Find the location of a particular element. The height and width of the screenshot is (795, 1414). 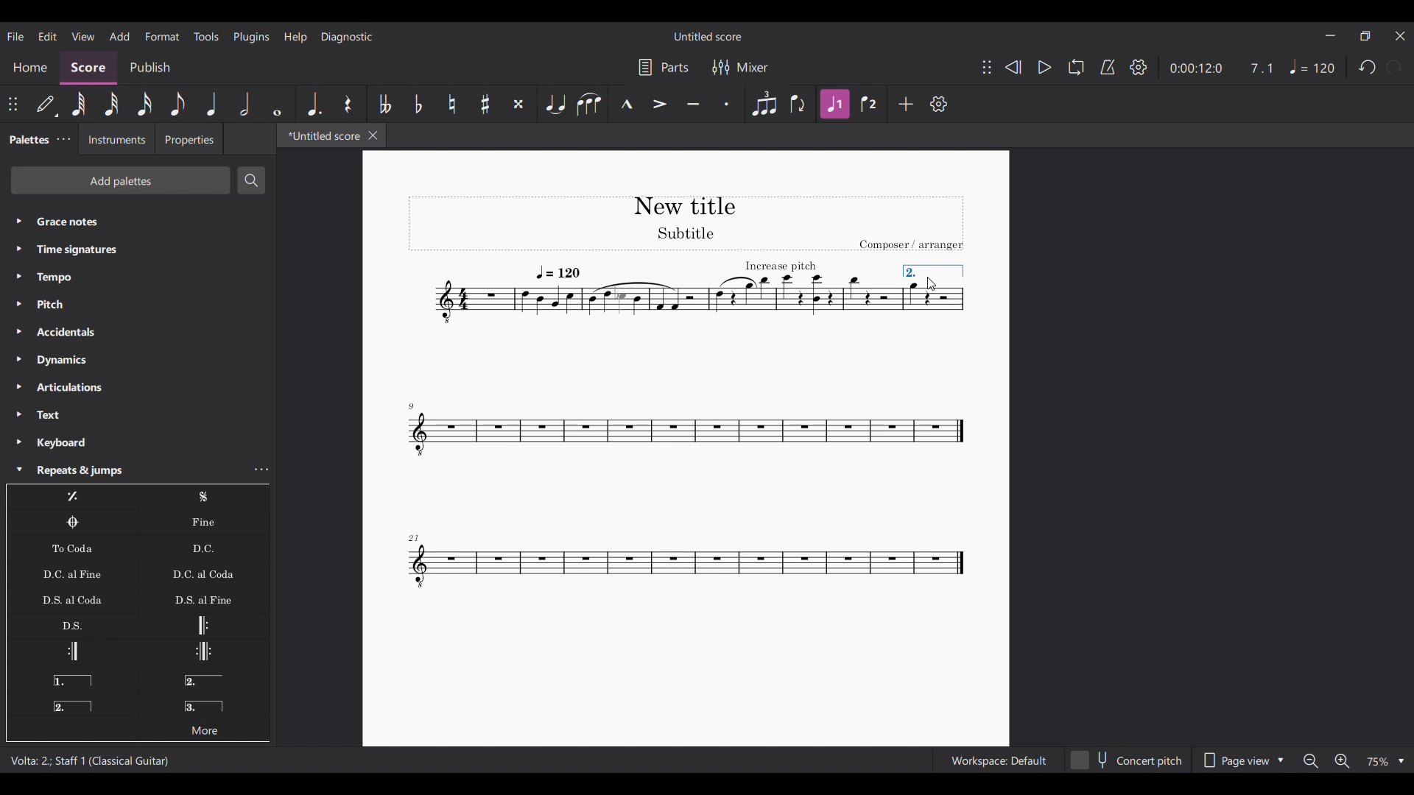

Diagnostic menu is located at coordinates (347, 38).